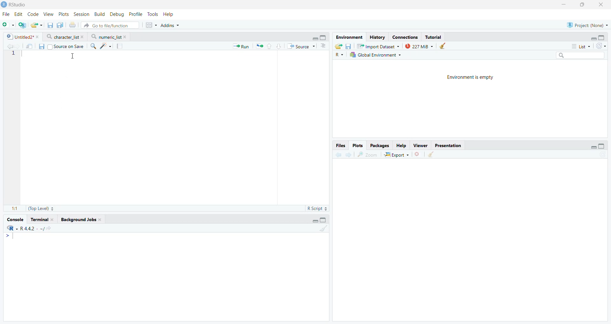  What do you see at coordinates (339, 46) in the screenshot?
I see `Export history log` at bounding box center [339, 46].